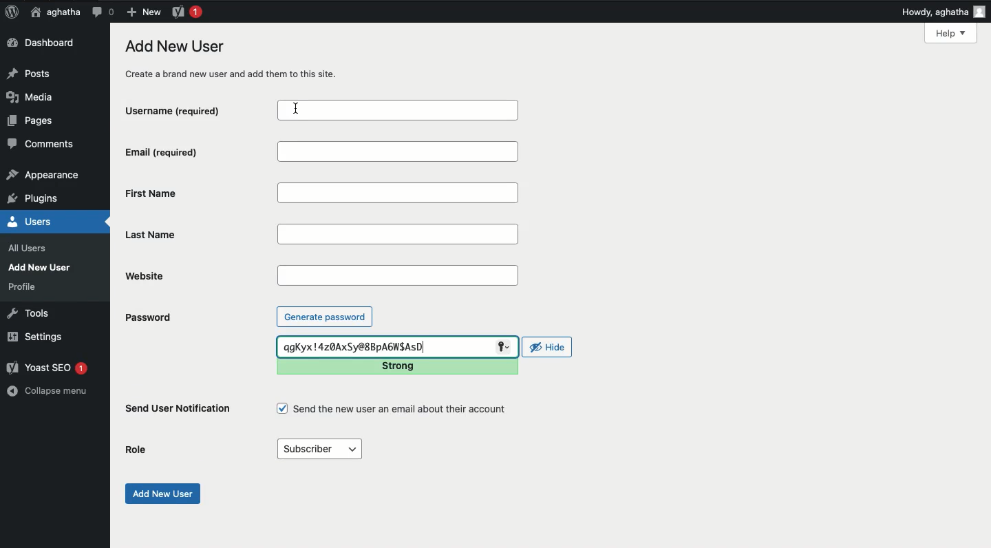 This screenshot has height=548, width=991. What do you see at coordinates (12, 12) in the screenshot?
I see `Logo` at bounding box center [12, 12].